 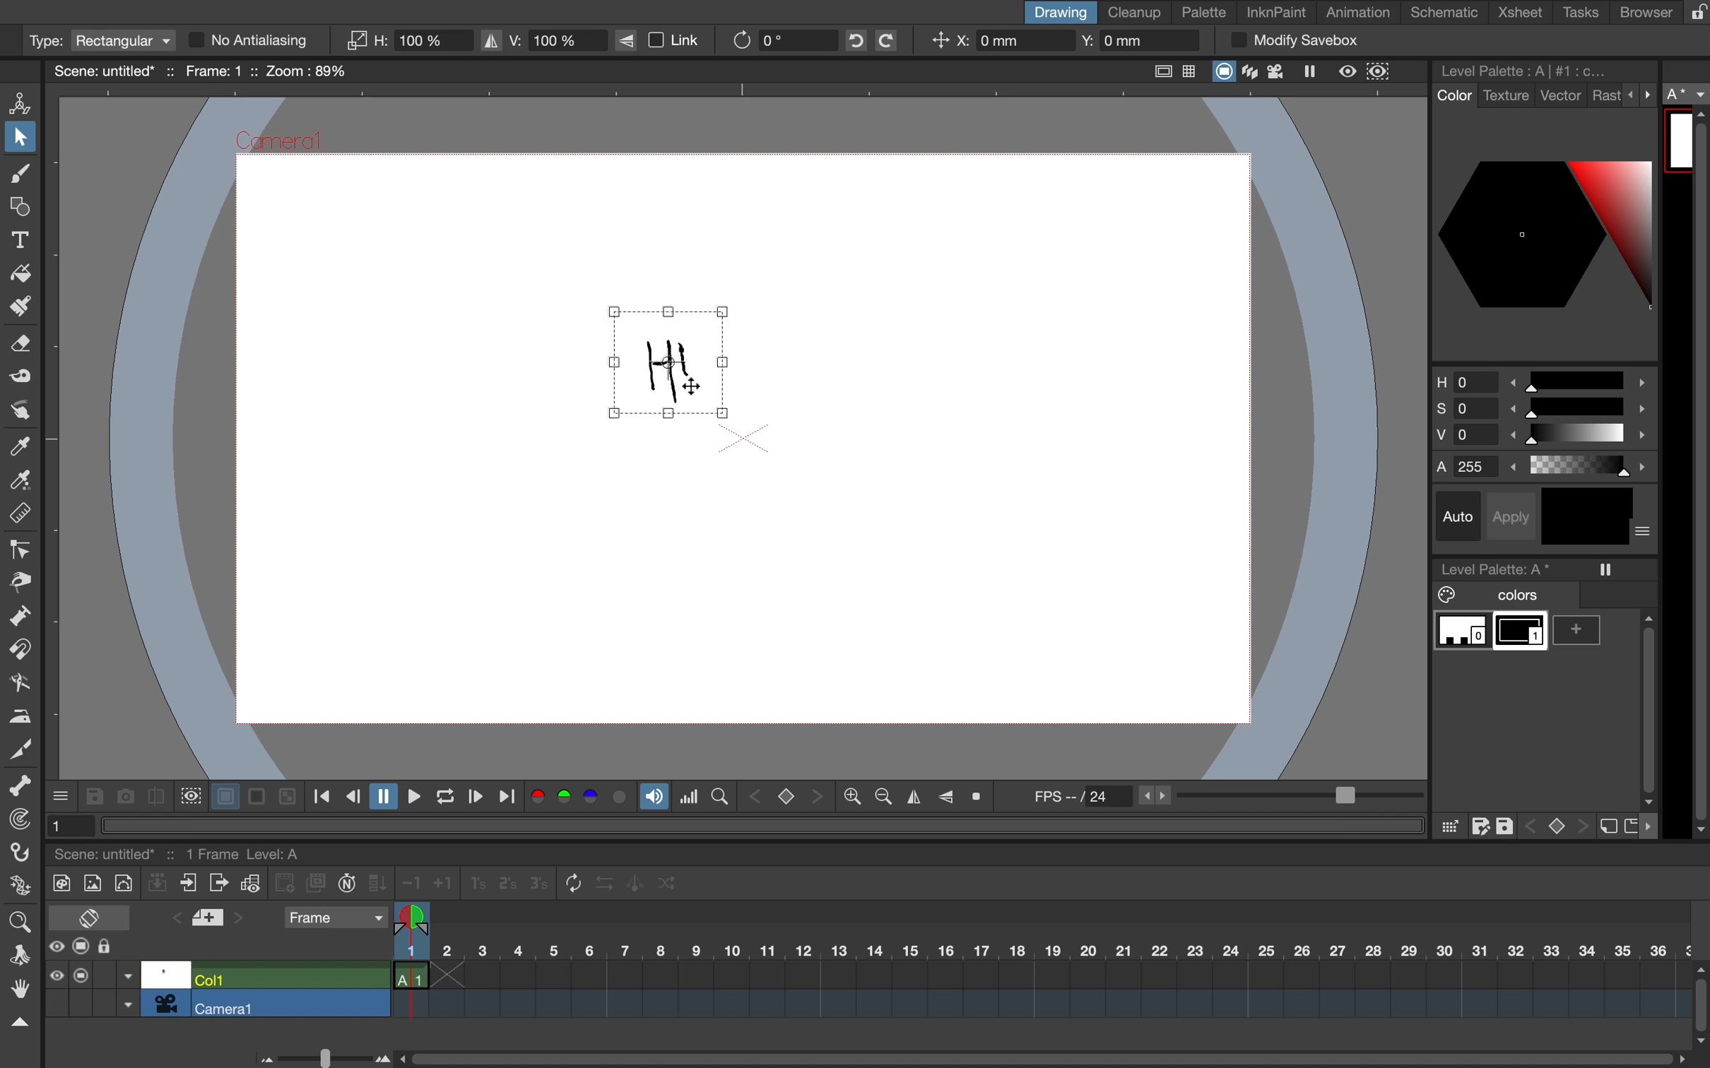 I want to click on hand tool, so click(x=18, y=991).